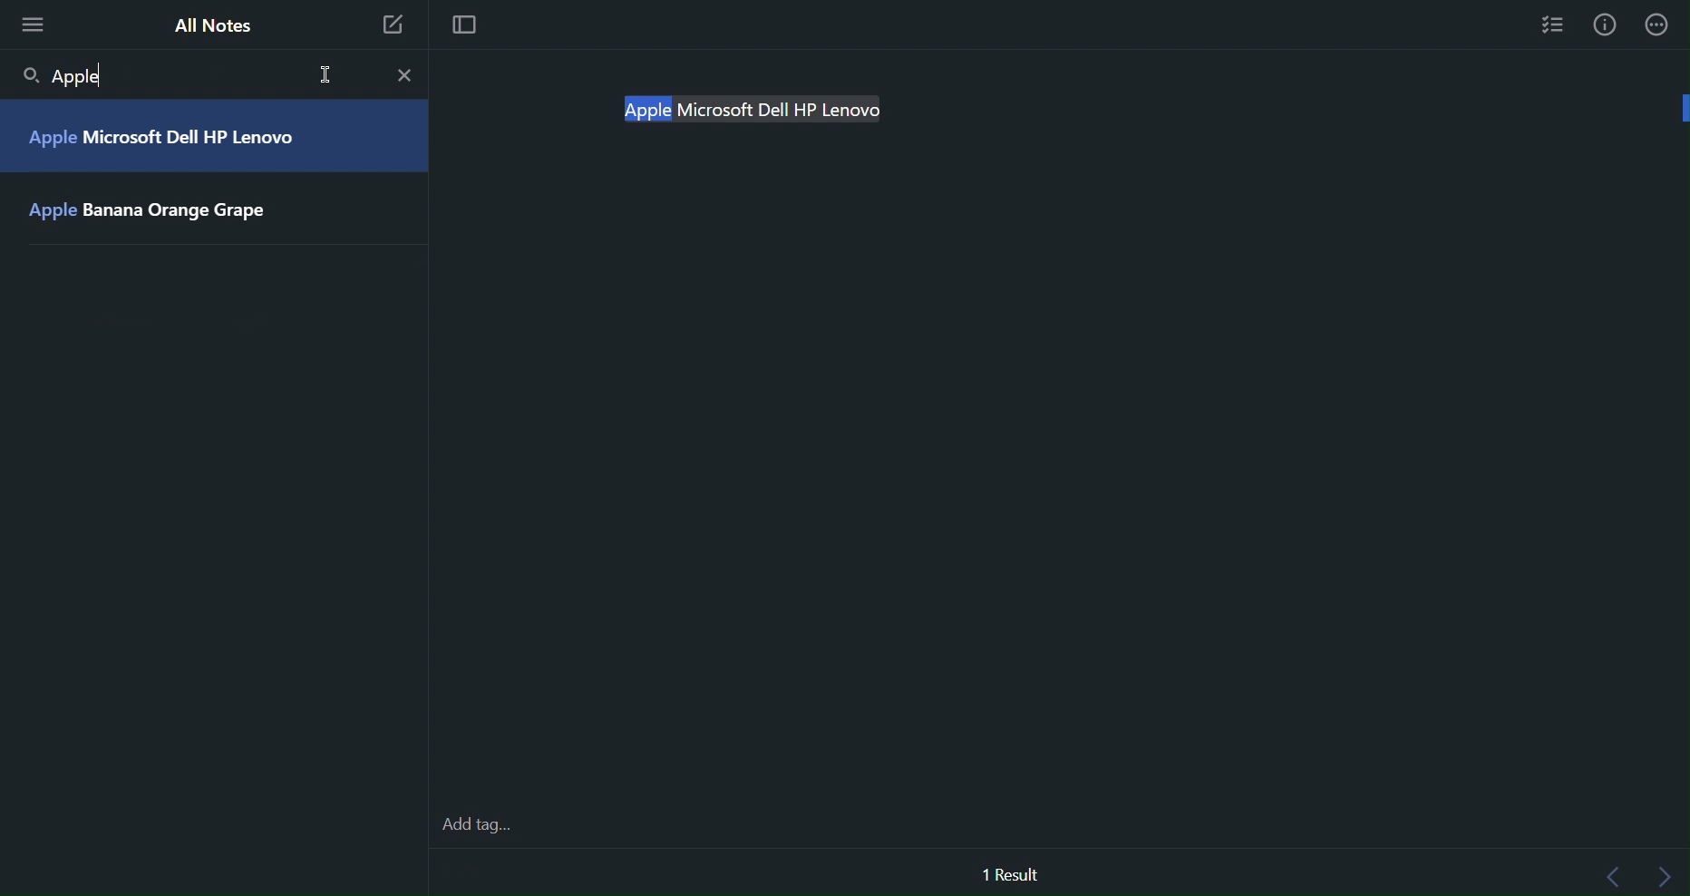 This screenshot has width=1690, height=896. What do you see at coordinates (465, 29) in the screenshot?
I see `Focus mode` at bounding box center [465, 29].